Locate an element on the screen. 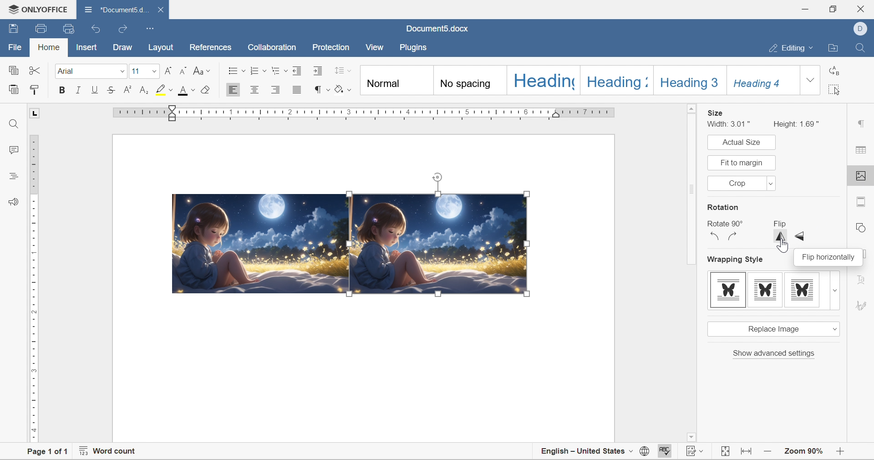  square is located at coordinates (765, 290).